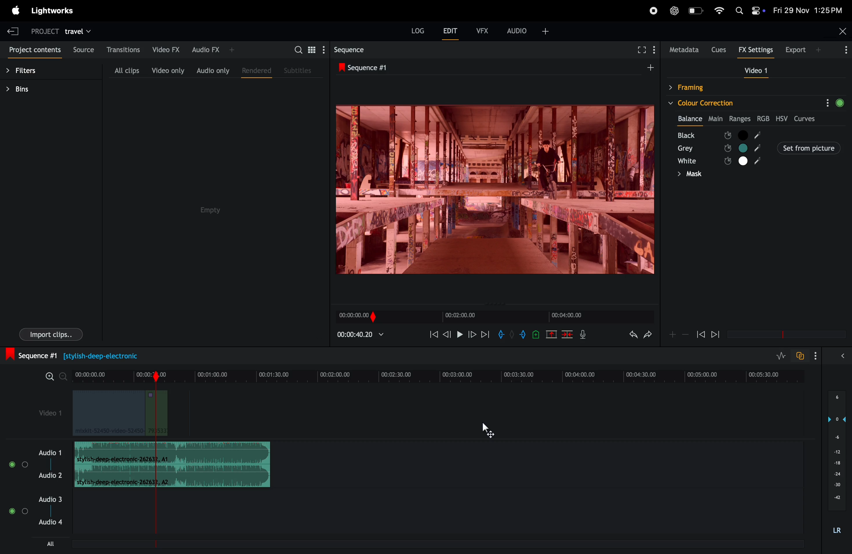 The image size is (852, 554). Describe the element at coordinates (654, 49) in the screenshot. I see `show menu` at that location.